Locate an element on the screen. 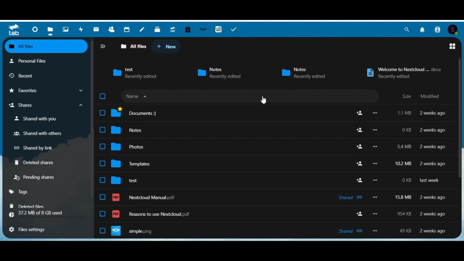  tab is located at coordinates (12, 29).